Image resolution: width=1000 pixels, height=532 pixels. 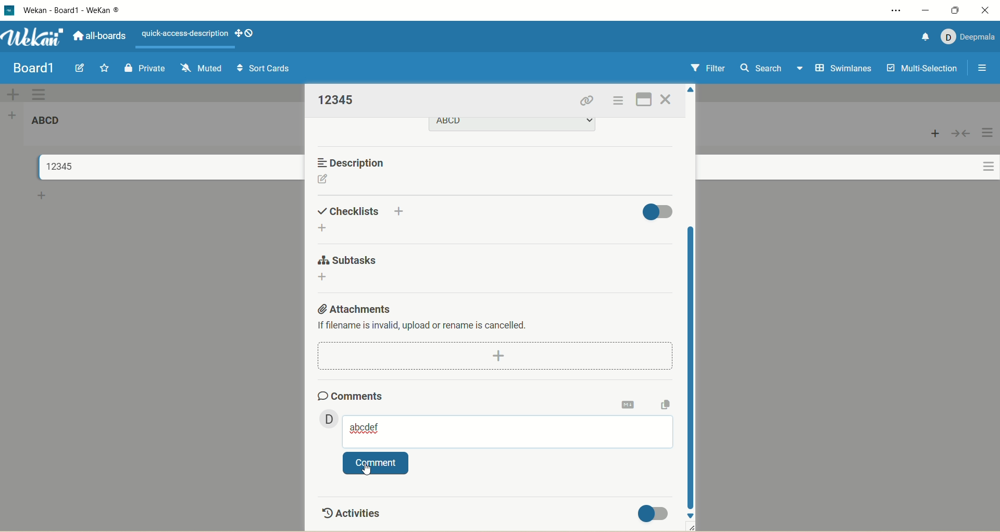 I want to click on text, so click(x=185, y=34).